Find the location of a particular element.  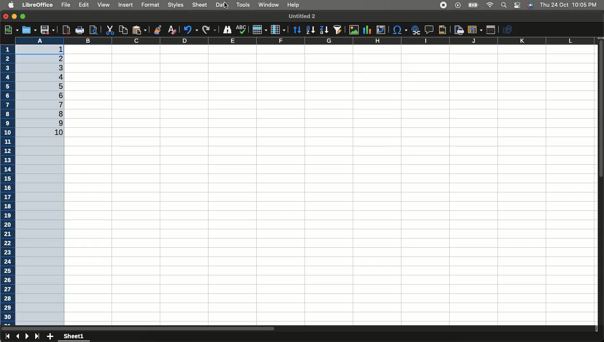

Help is located at coordinates (294, 5).